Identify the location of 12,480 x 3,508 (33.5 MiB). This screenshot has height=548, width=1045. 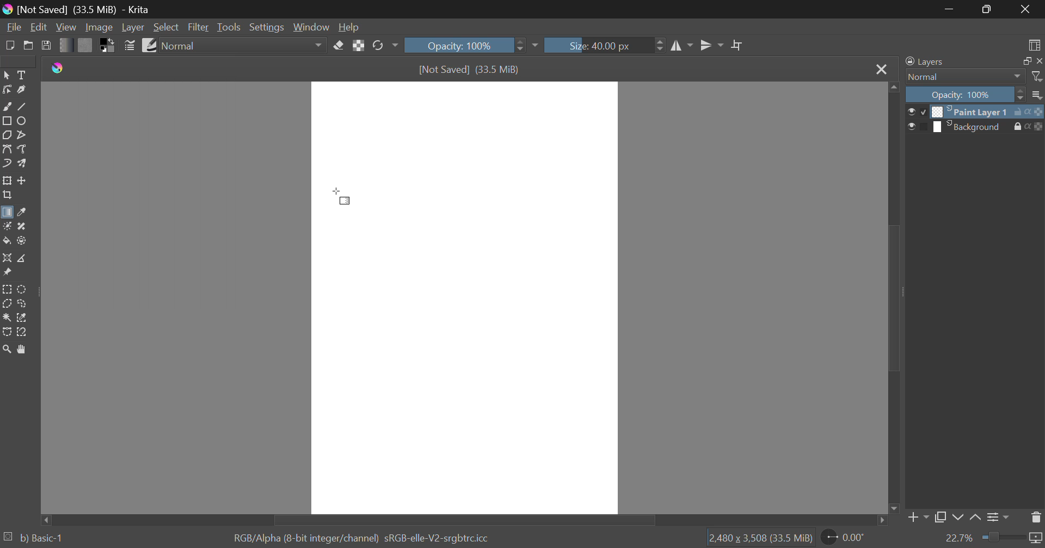
(759, 538).